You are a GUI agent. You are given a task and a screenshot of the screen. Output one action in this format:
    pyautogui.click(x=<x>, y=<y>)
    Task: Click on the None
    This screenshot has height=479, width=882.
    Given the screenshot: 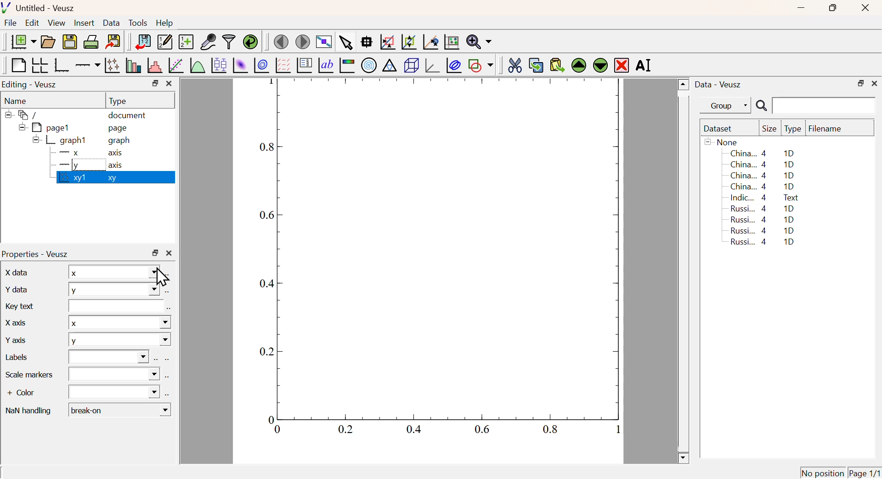 What is the action you would take?
    pyautogui.click(x=723, y=142)
    